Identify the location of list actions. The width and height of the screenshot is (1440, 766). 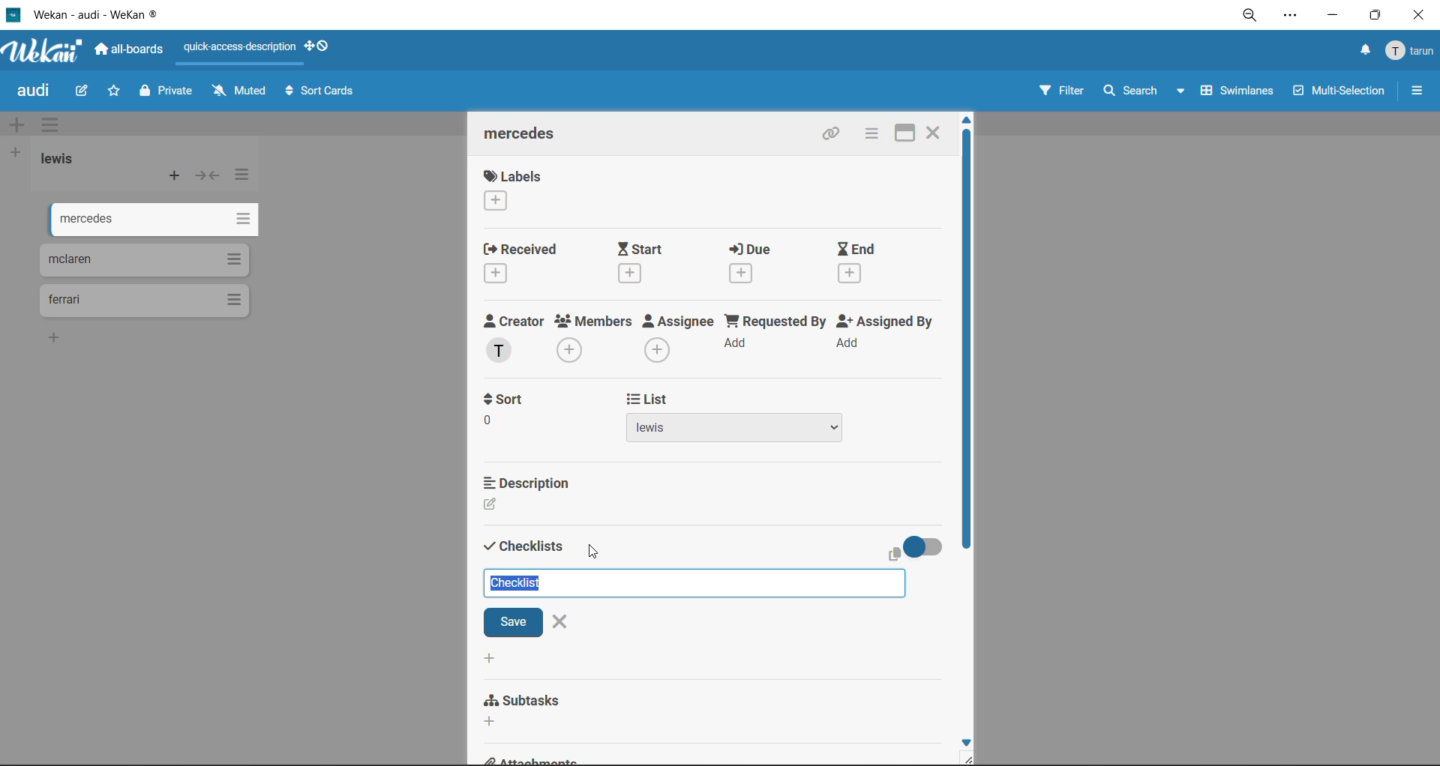
(244, 175).